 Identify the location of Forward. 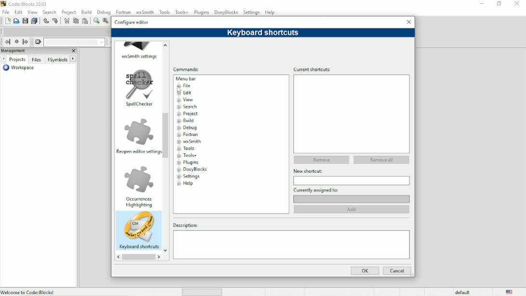
(160, 257).